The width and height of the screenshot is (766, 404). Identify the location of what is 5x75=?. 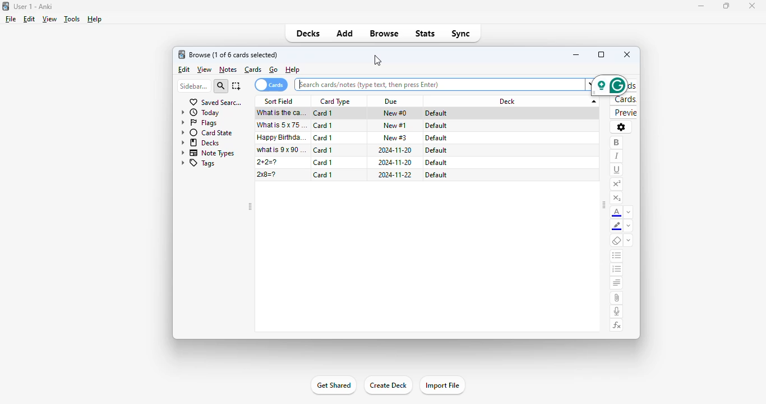
(283, 125).